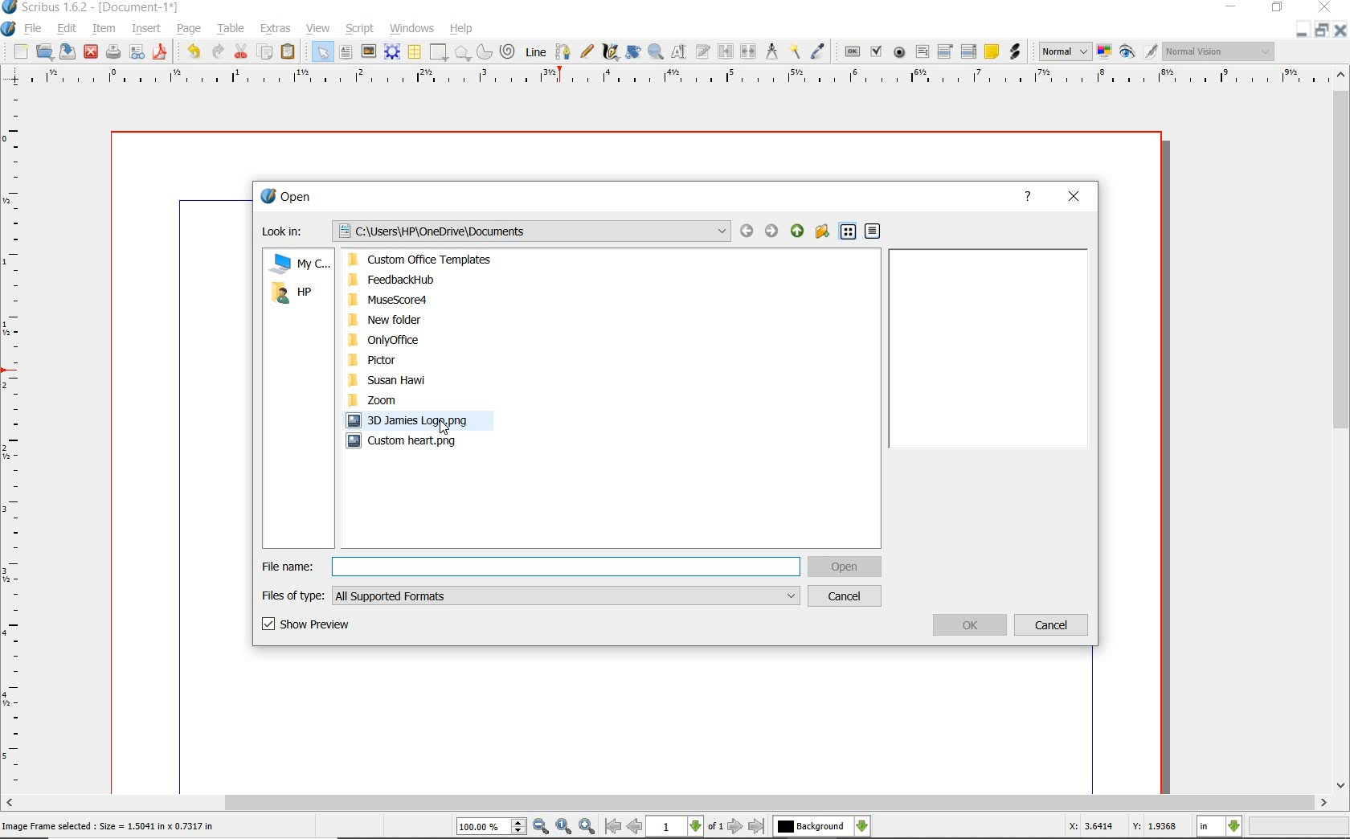 This screenshot has width=1350, height=839. What do you see at coordinates (486, 53) in the screenshot?
I see `arc` at bounding box center [486, 53].